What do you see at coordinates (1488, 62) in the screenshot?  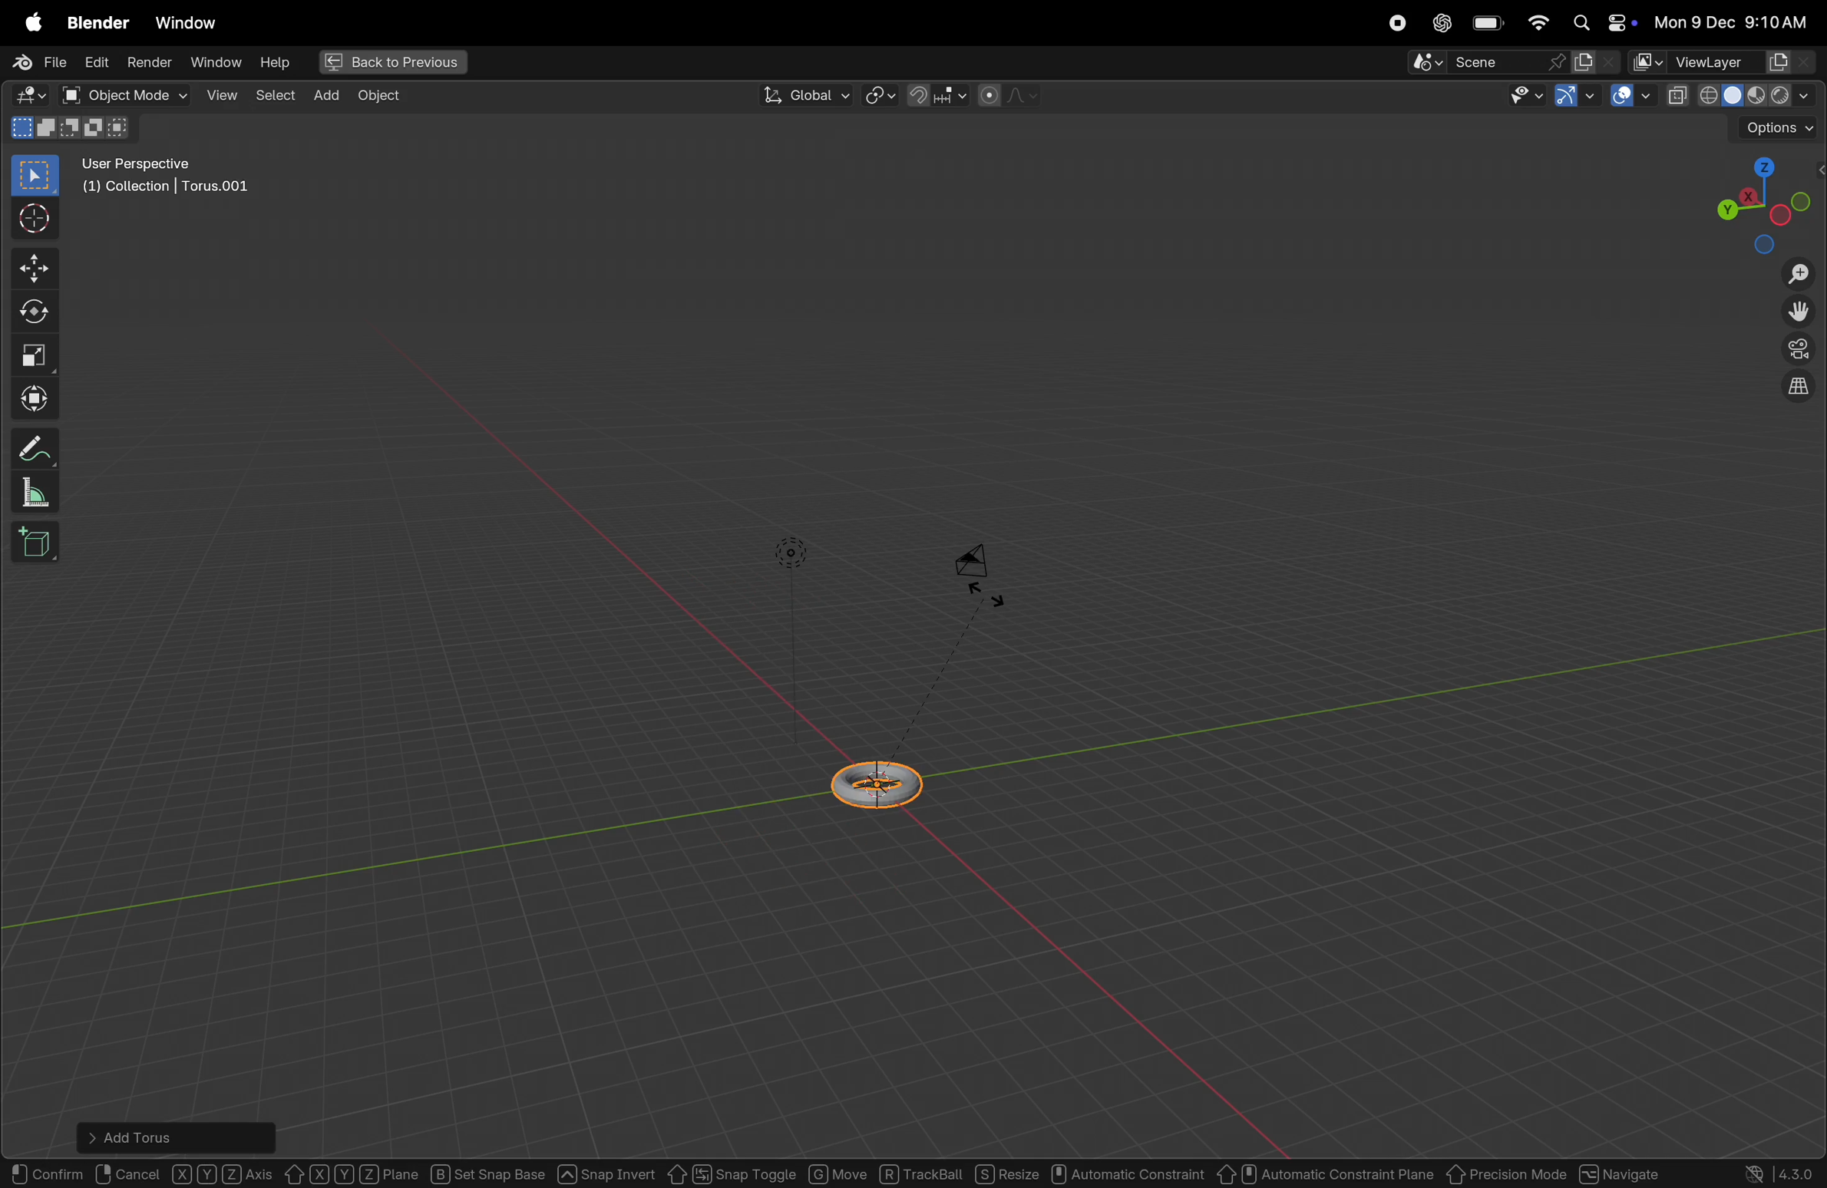 I see `scene` at bounding box center [1488, 62].